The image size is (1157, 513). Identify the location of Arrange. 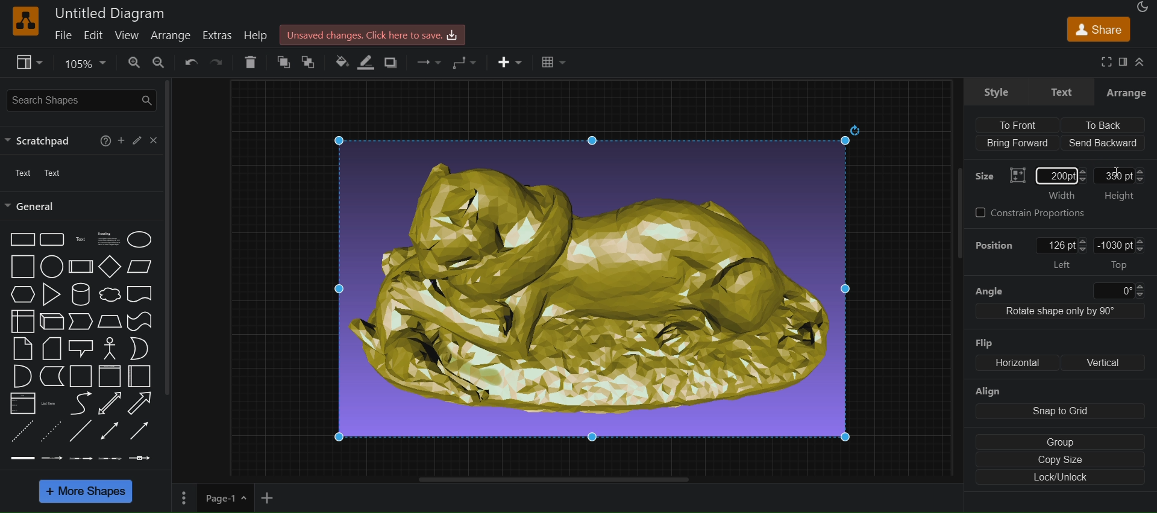
(1127, 92).